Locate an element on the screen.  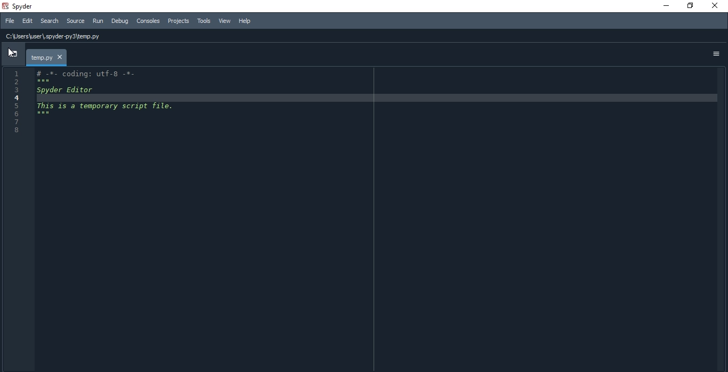
C:\Users\user\ spyder-py3\temp.py is located at coordinates (52, 36).